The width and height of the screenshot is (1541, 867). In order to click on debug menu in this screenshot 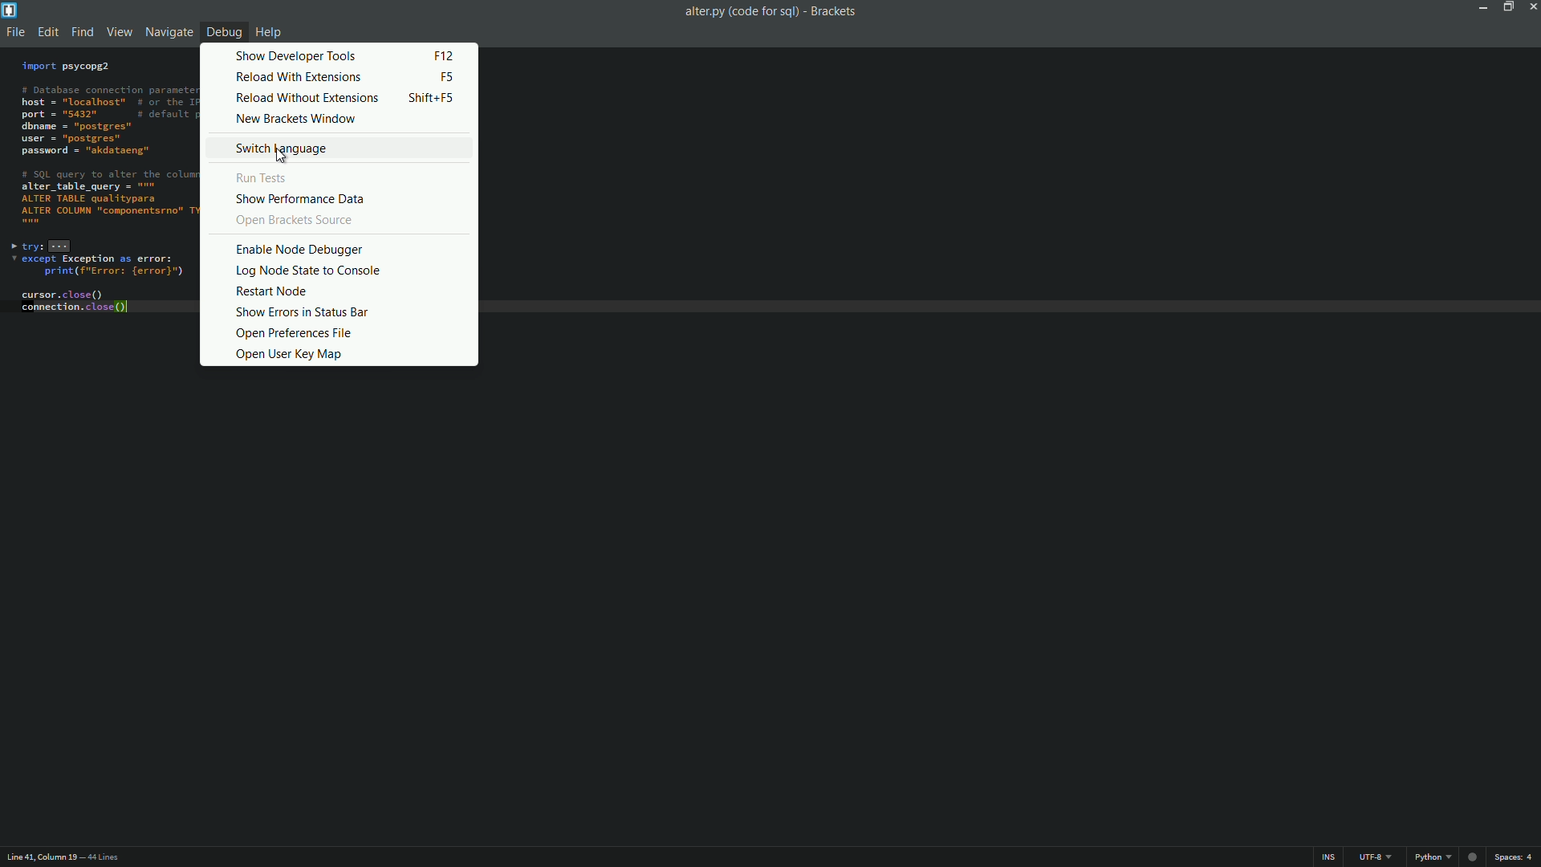, I will do `click(221, 33)`.